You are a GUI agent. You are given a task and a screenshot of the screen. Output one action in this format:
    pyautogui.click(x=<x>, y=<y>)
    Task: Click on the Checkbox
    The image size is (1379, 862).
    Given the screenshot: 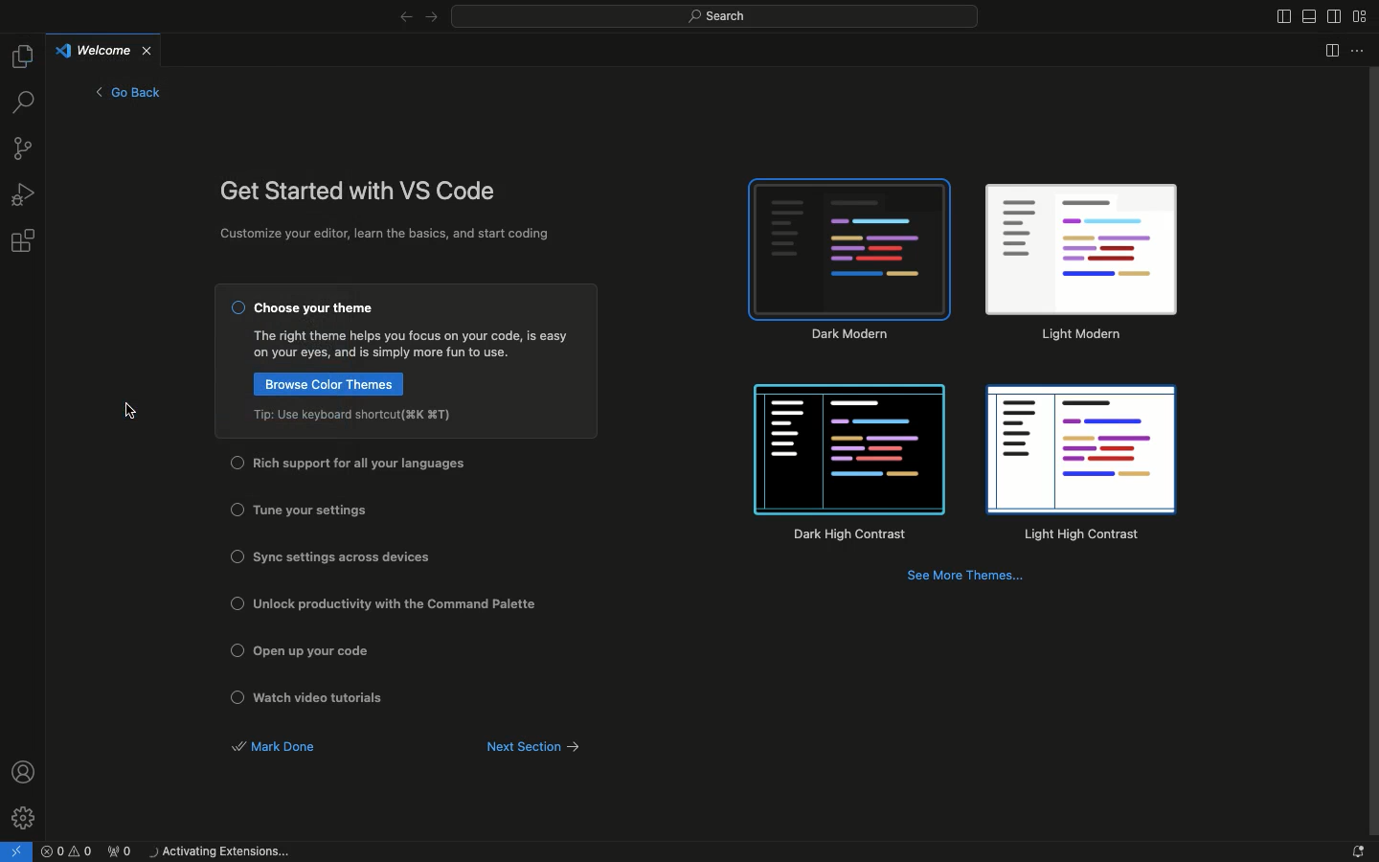 What is the action you would take?
    pyautogui.click(x=235, y=463)
    